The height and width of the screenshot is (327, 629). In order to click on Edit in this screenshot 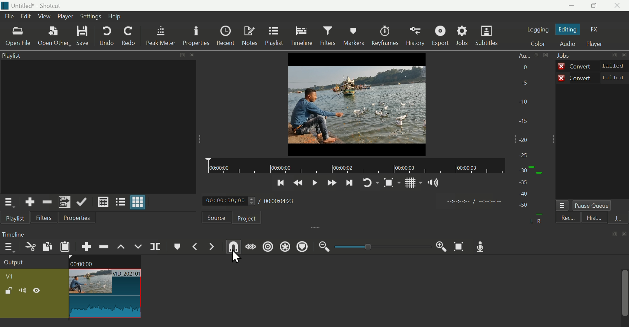, I will do `click(26, 18)`.